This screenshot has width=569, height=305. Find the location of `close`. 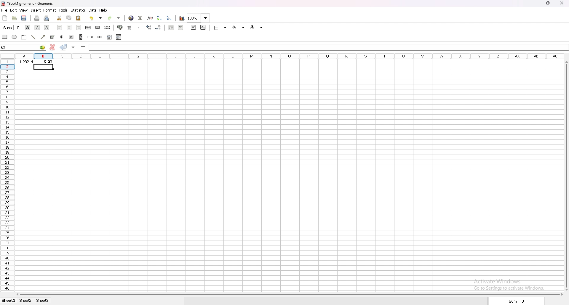

close is located at coordinates (562, 3).